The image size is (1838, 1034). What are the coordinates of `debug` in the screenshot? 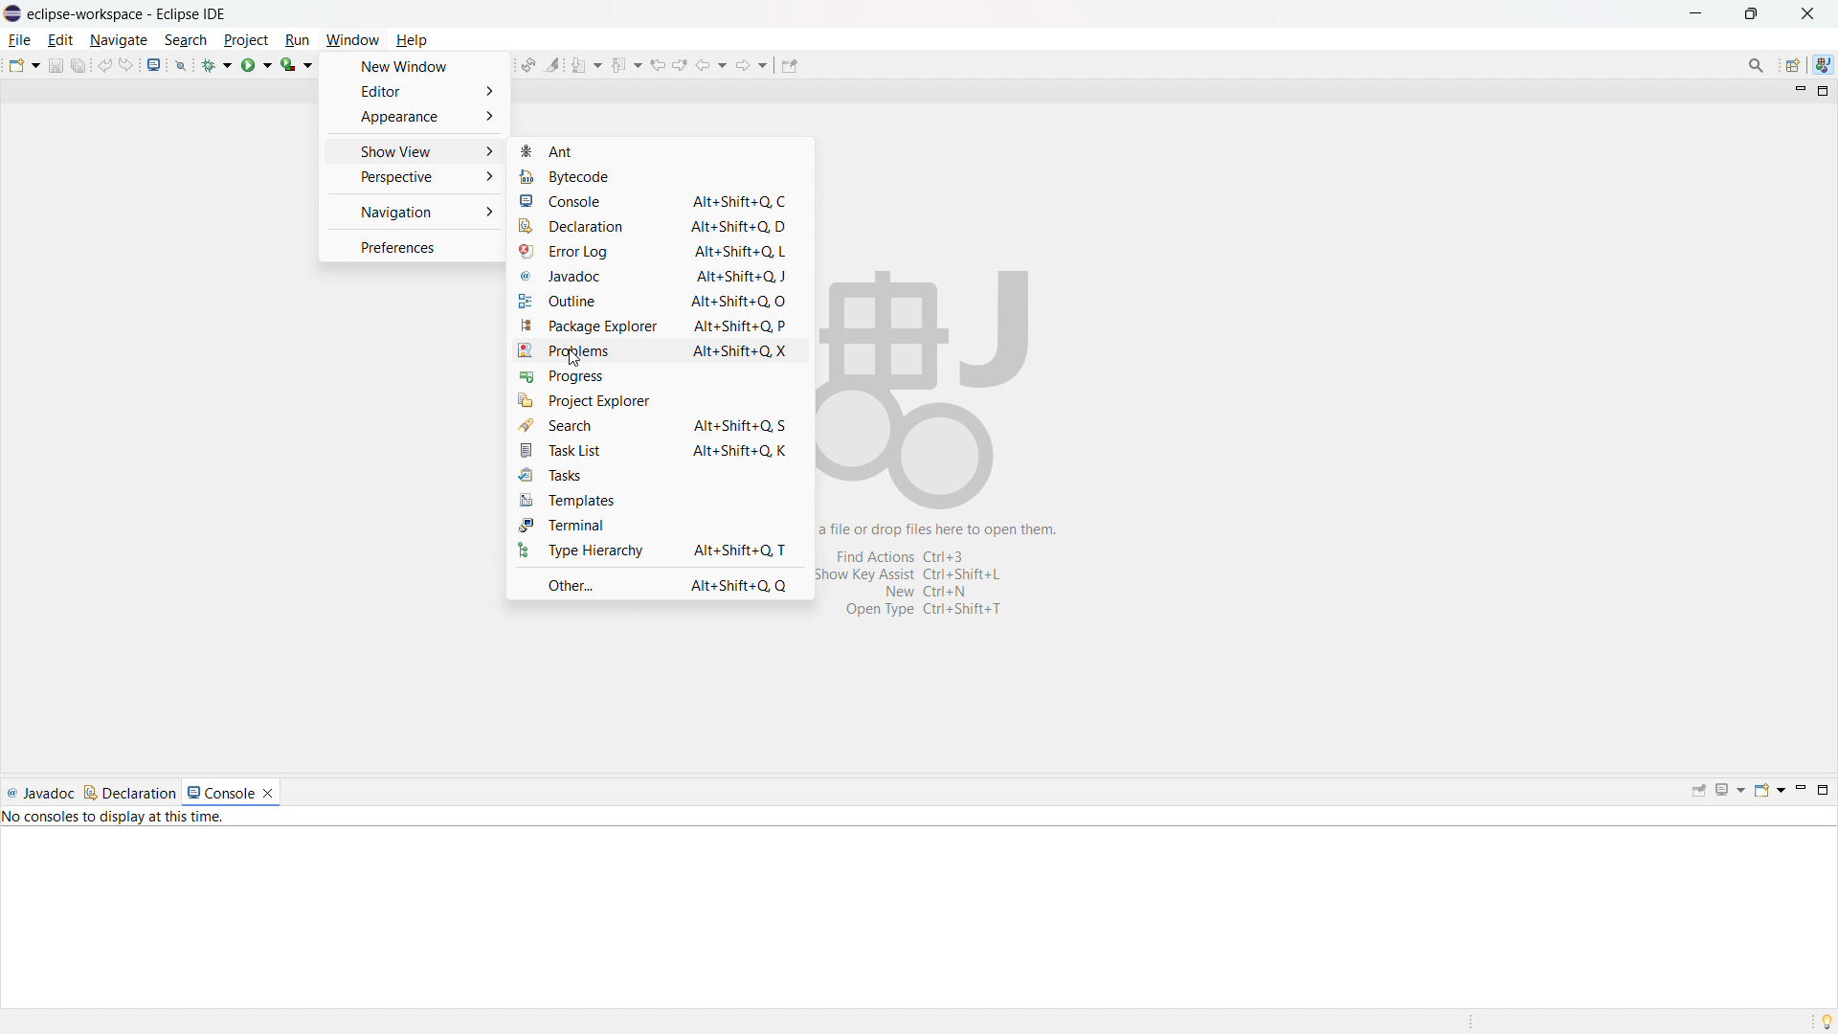 It's located at (217, 64).